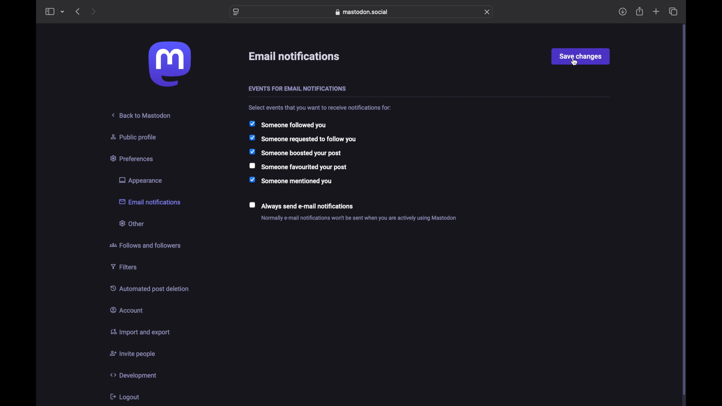  I want to click on other, so click(131, 223).